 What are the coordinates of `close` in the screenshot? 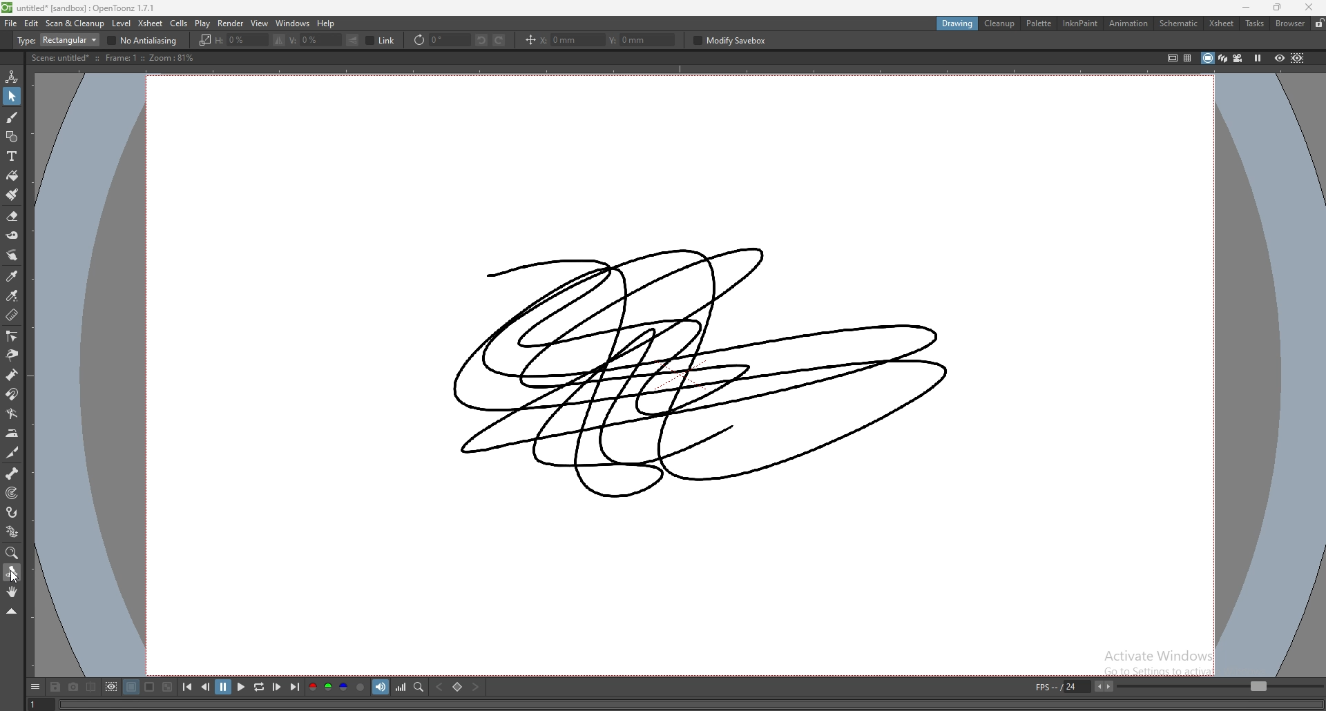 It's located at (1309, 8).